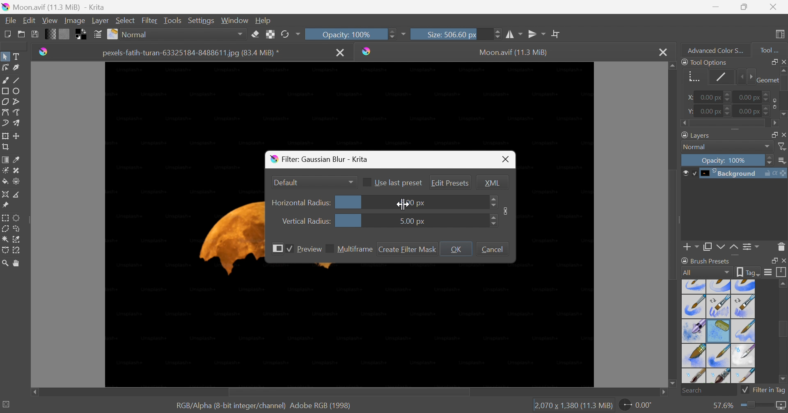 The height and width of the screenshot is (413, 788). I want to click on Horizontal mirror tool, so click(514, 34).